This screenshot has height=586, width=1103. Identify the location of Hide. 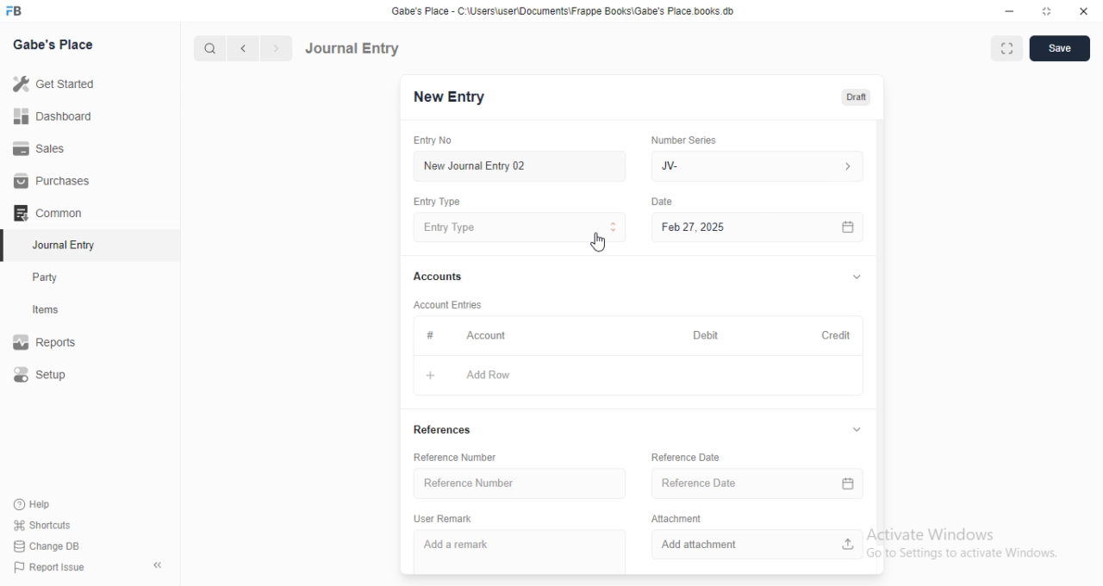
(857, 276).